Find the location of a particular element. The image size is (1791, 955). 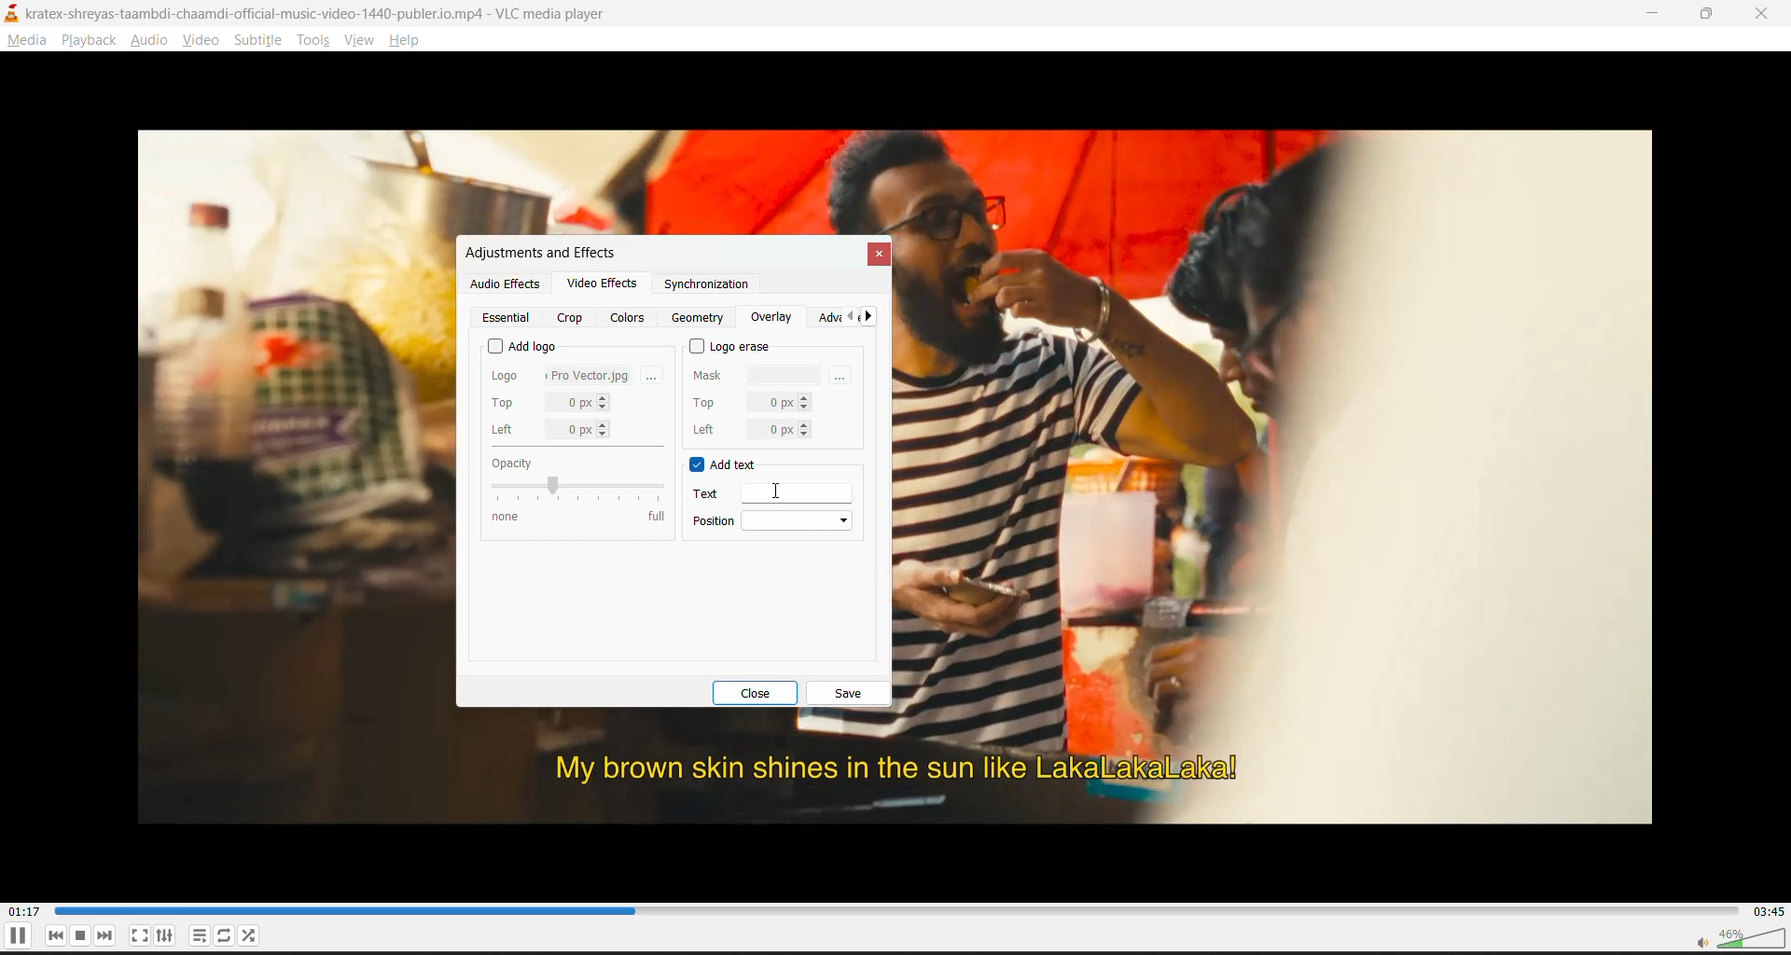

text is located at coordinates (780, 492).